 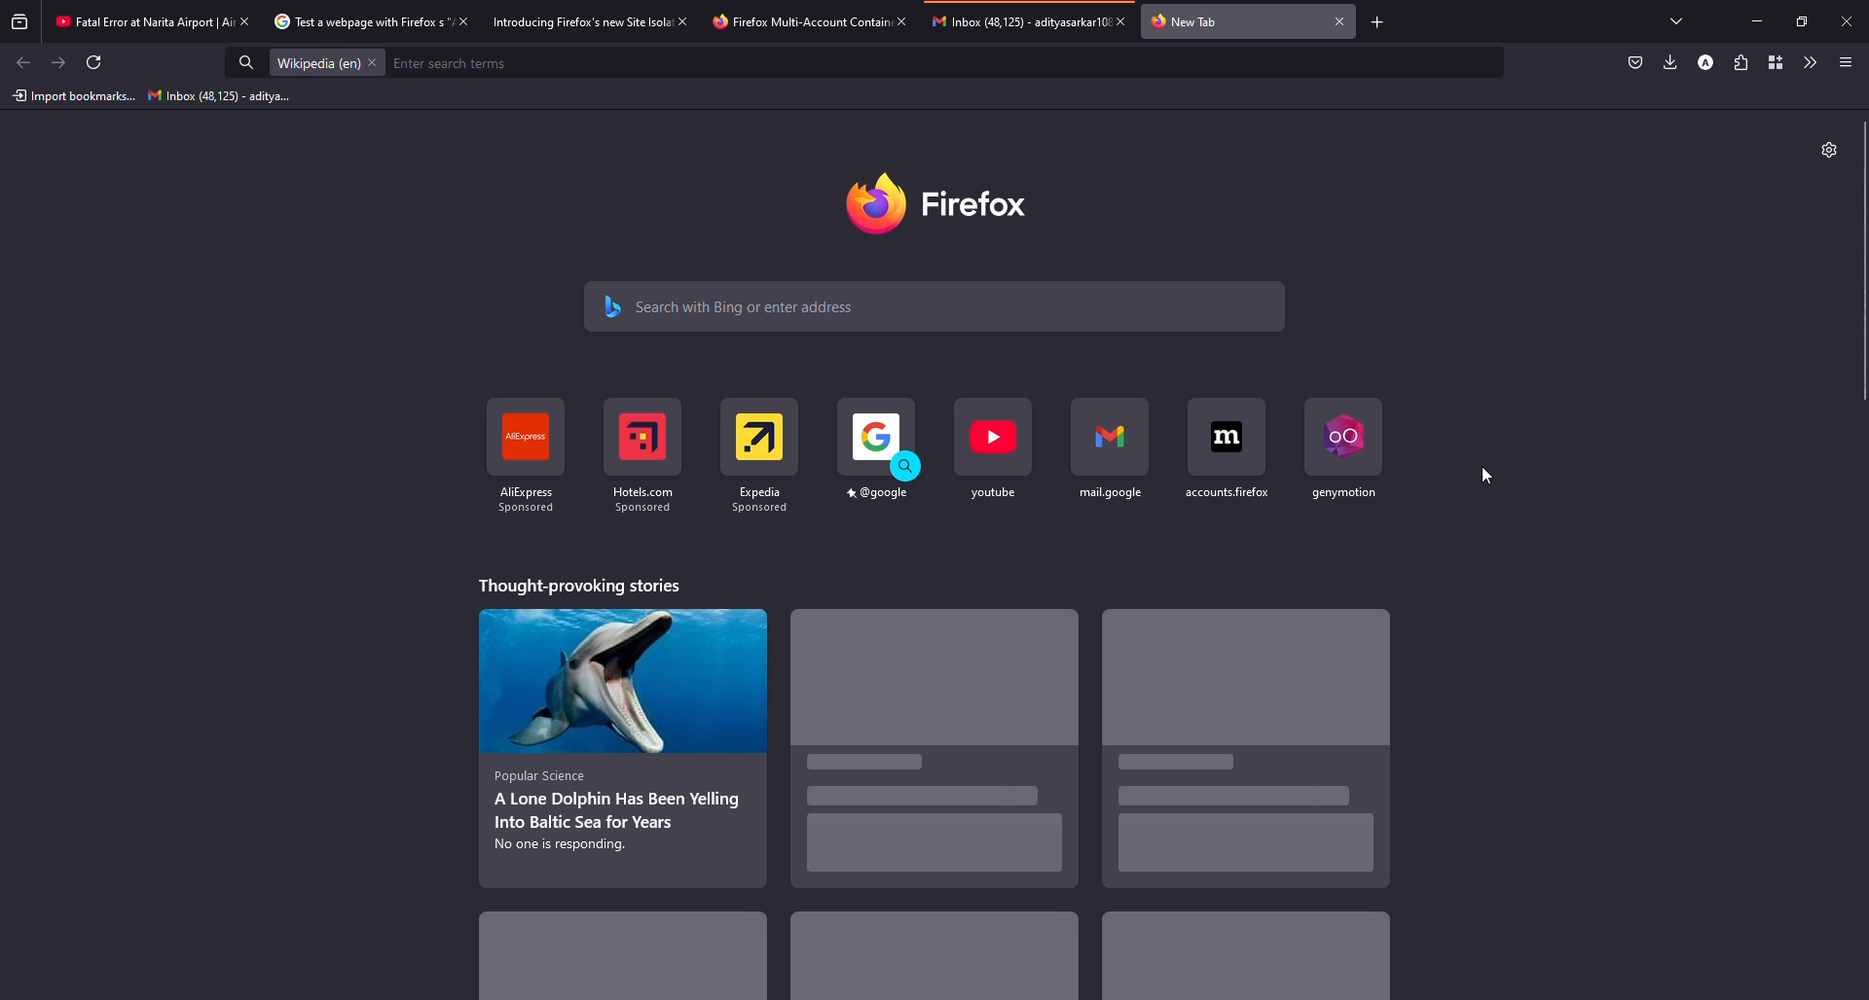 I want to click on back, so click(x=19, y=63).